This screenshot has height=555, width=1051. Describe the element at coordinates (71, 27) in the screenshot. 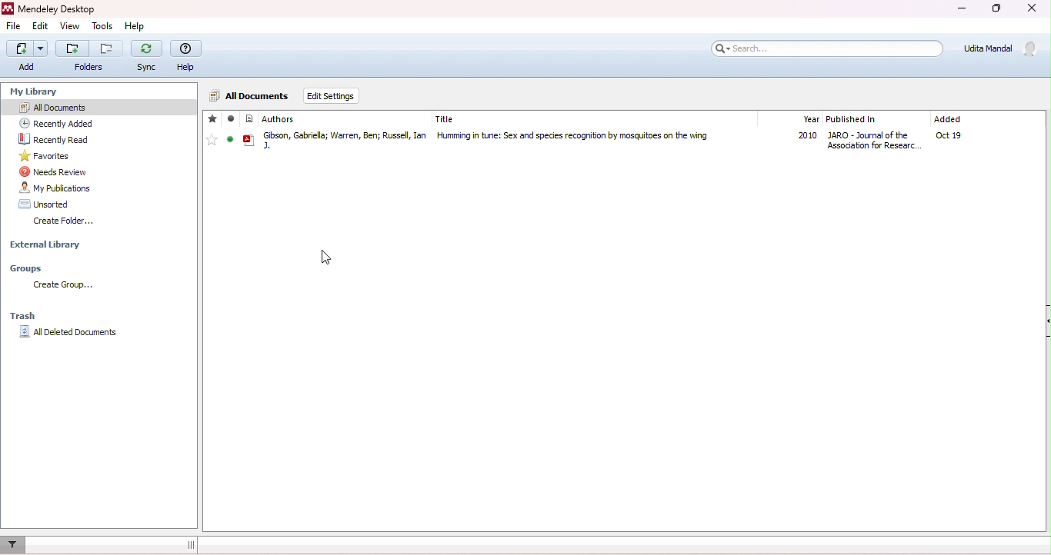

I see `view` at that location.